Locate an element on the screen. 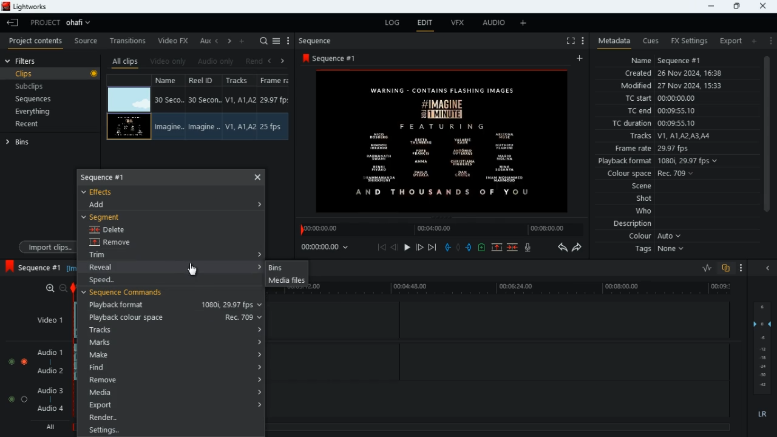 Image resolution: width=777 pixels, height=437 pixels. tags is located at coordinates (657, 252).